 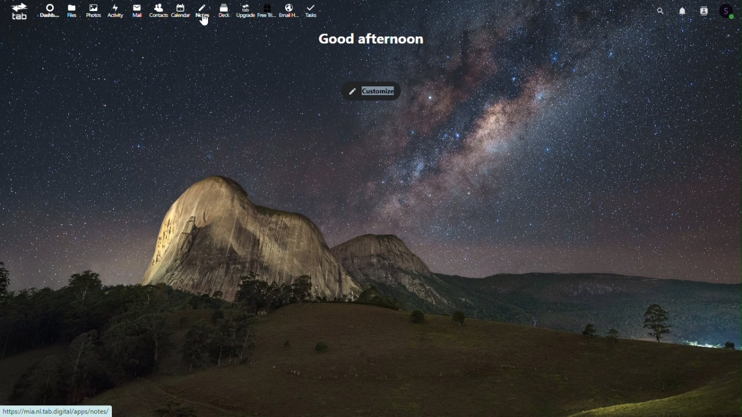 I want to click on Free trial, so click(x=270, y=10).